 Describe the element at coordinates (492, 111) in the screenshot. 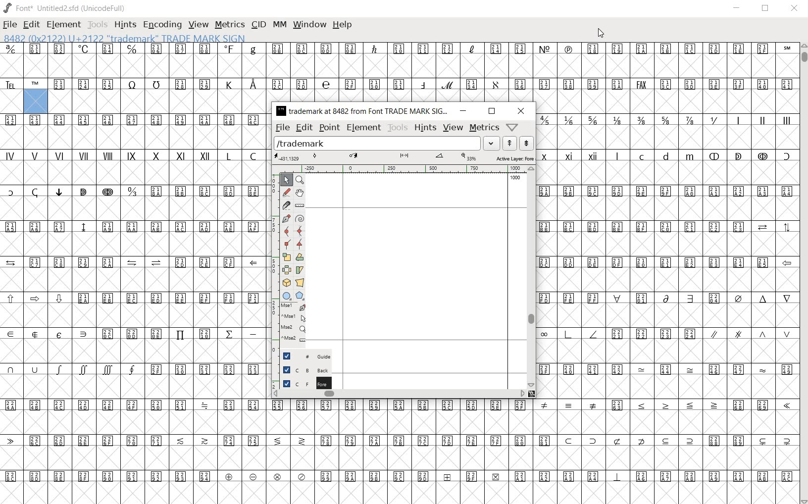

I see `restore` at that location.